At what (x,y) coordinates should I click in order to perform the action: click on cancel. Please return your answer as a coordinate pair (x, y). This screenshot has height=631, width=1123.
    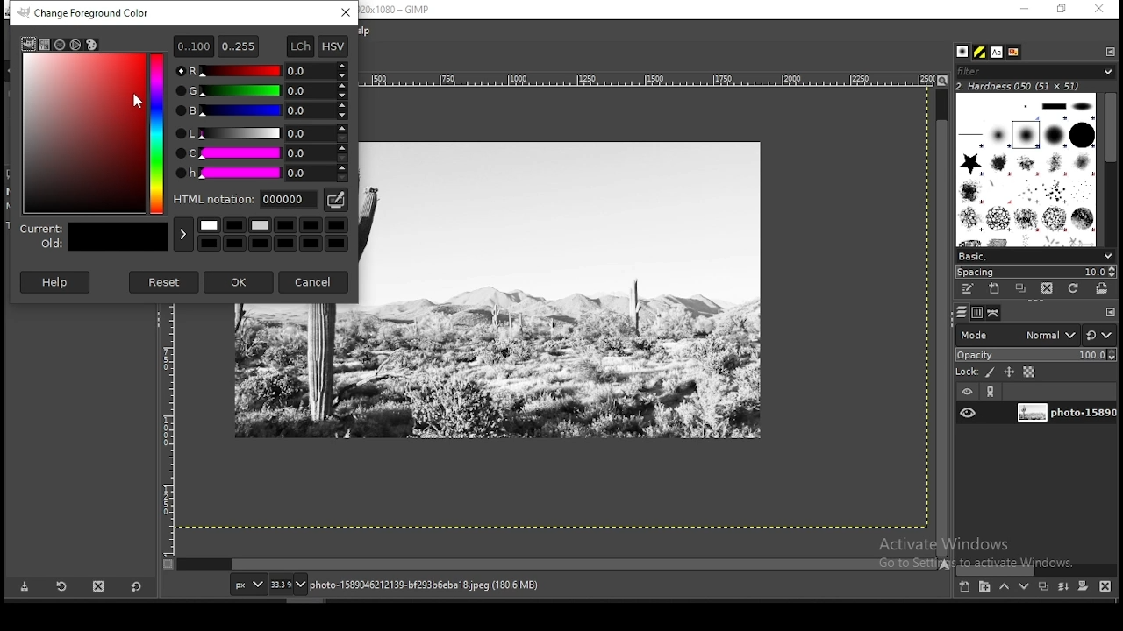
    Looking at the image, I should click on (315, 282).